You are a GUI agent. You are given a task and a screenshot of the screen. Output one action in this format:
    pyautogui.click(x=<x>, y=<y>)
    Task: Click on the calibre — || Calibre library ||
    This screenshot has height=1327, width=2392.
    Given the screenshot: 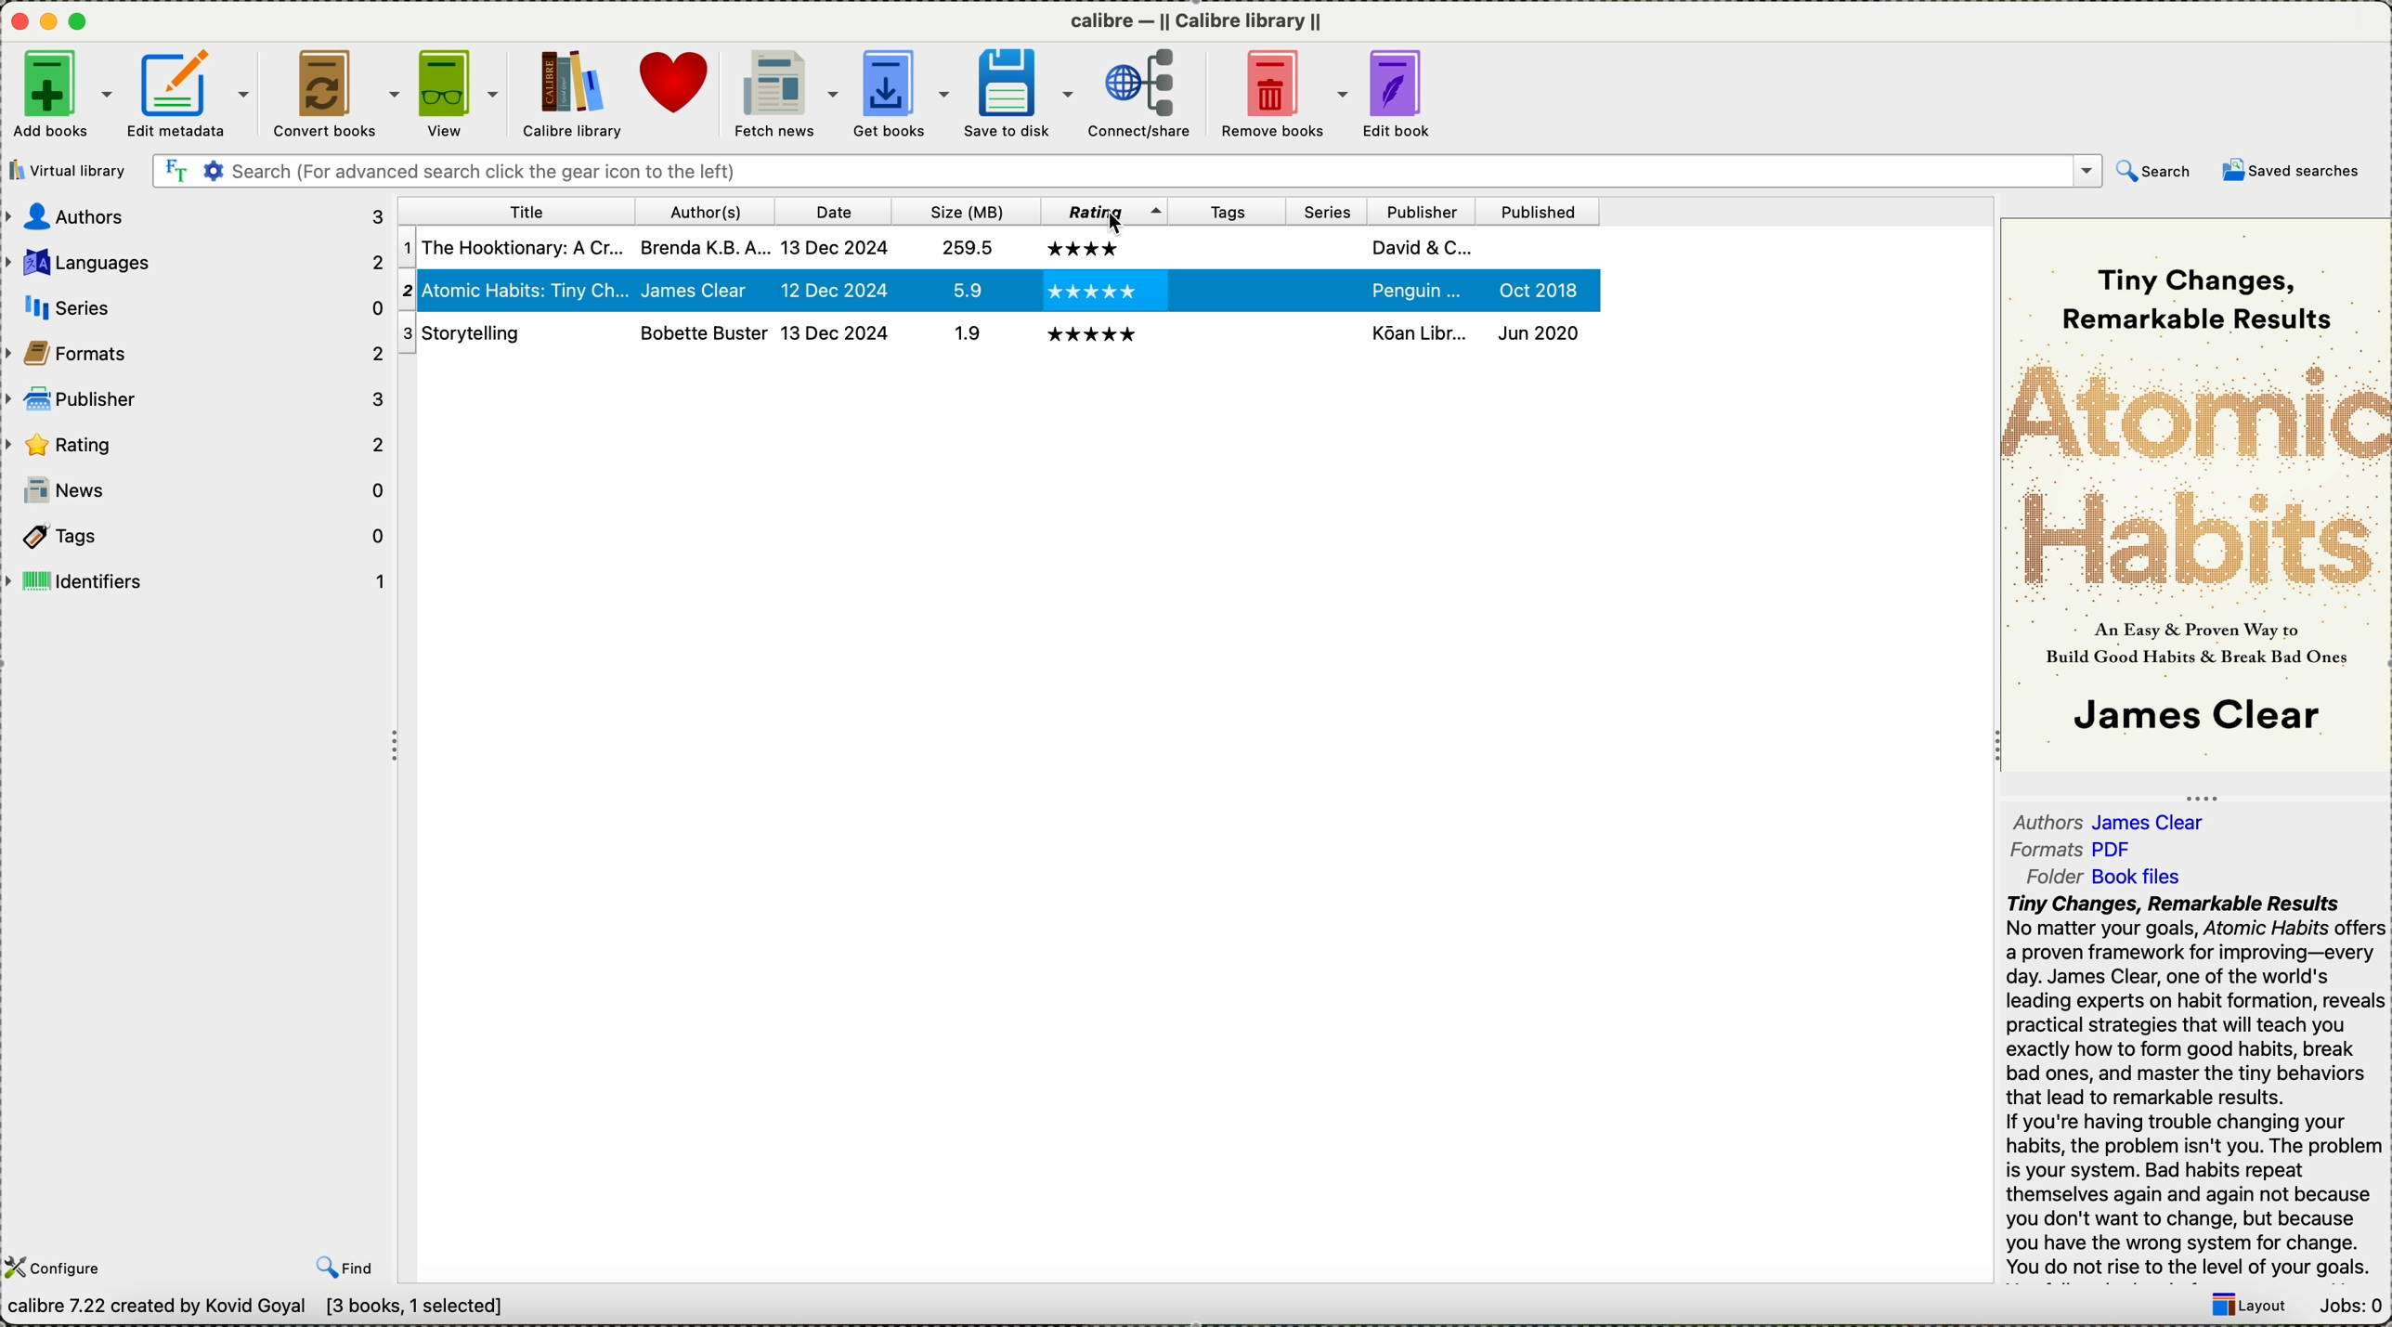 What is the action you would take?
    pyautogui.click(x=1200, y=20)
    